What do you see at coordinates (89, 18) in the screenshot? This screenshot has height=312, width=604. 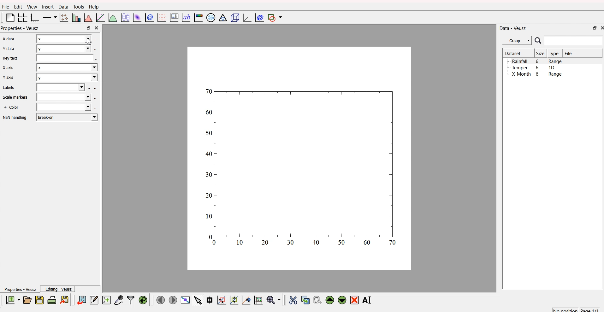 I see `histogram of dataset` at bounding box center [89, 18].